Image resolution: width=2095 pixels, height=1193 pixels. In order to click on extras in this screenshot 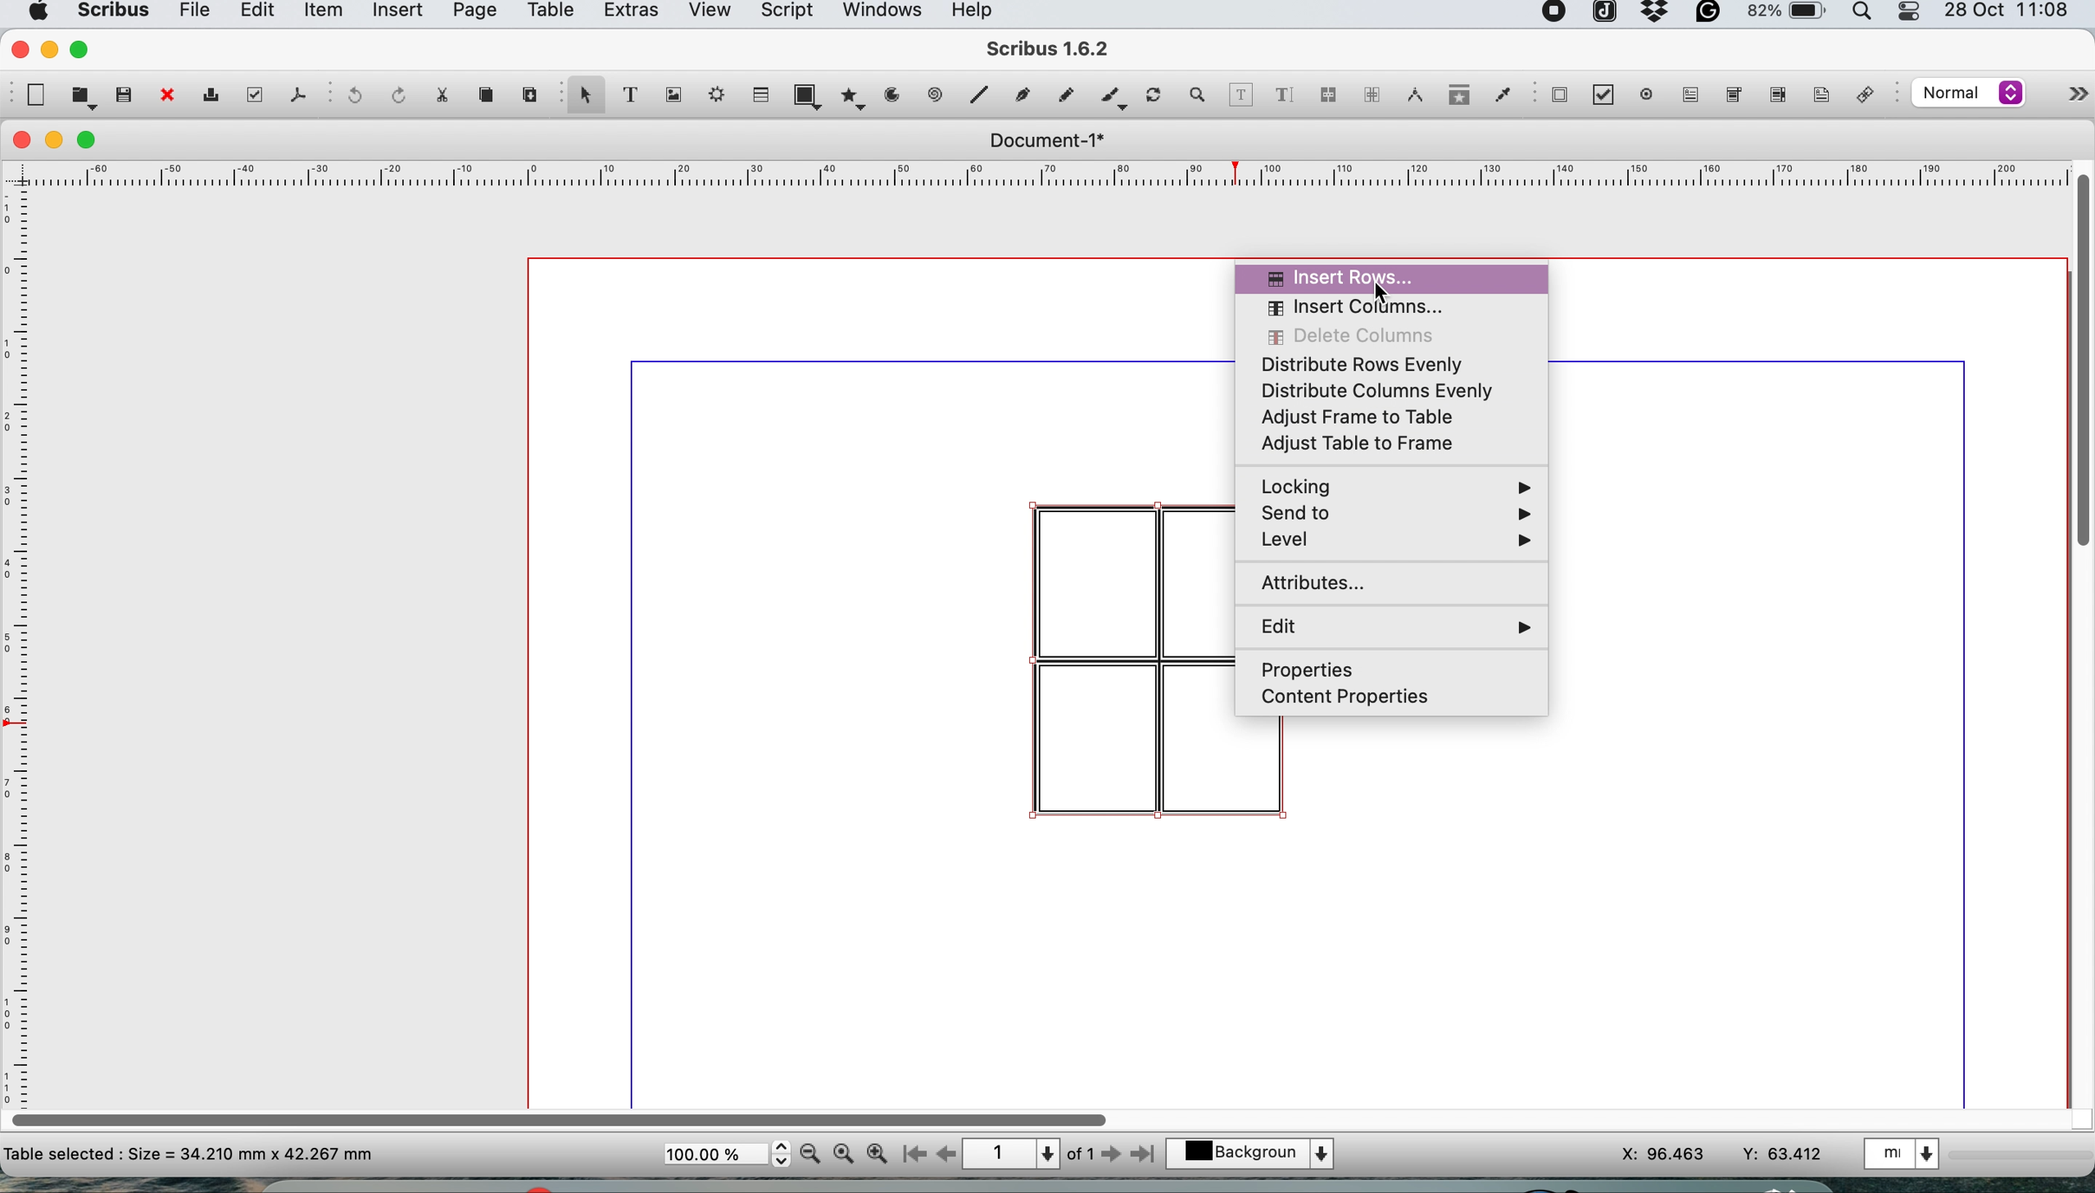, I will do `click(627, 15)`.